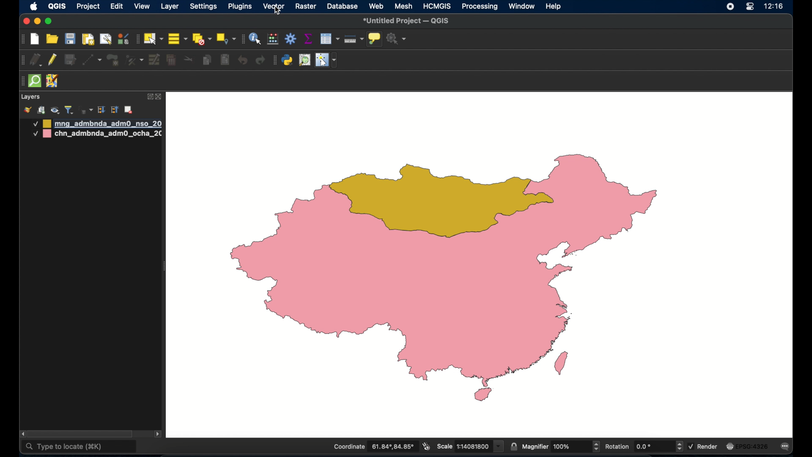 The width and height of the screenshot is (812, 457). I want to click on database, so click(343, 7).